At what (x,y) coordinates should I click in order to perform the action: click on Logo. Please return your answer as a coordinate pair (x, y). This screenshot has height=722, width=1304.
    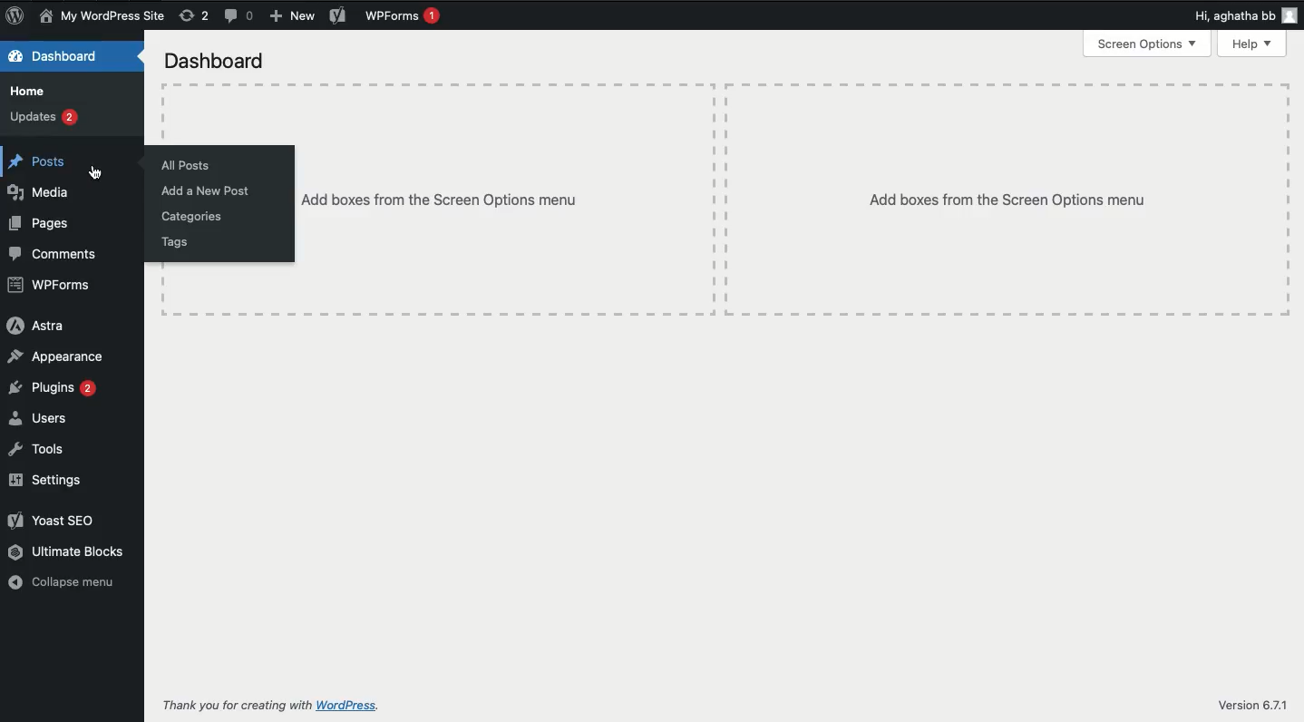
    Looking at the image, I should click on (15, 15).